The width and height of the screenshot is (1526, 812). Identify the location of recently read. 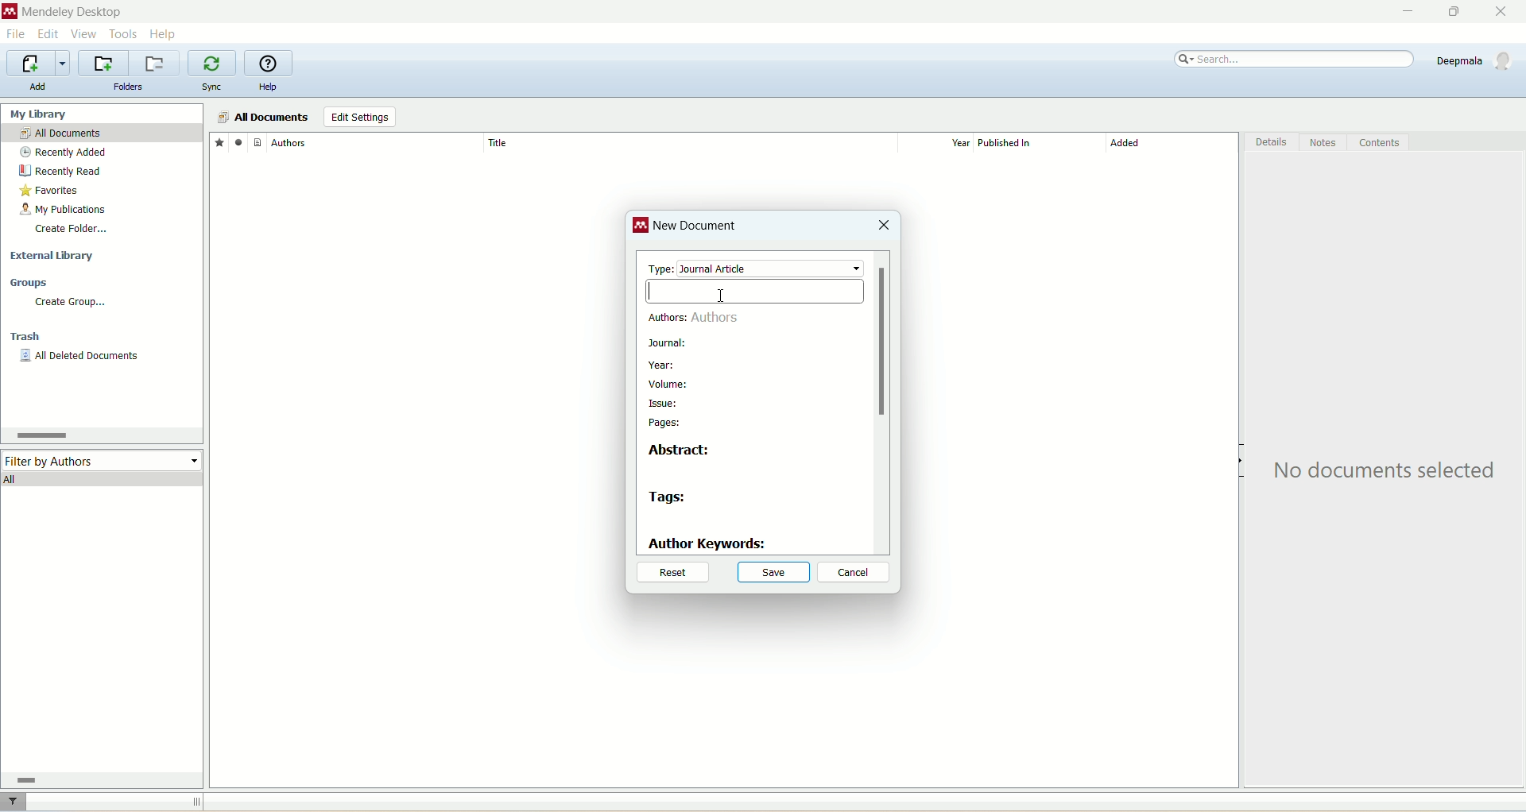
(60, 171).